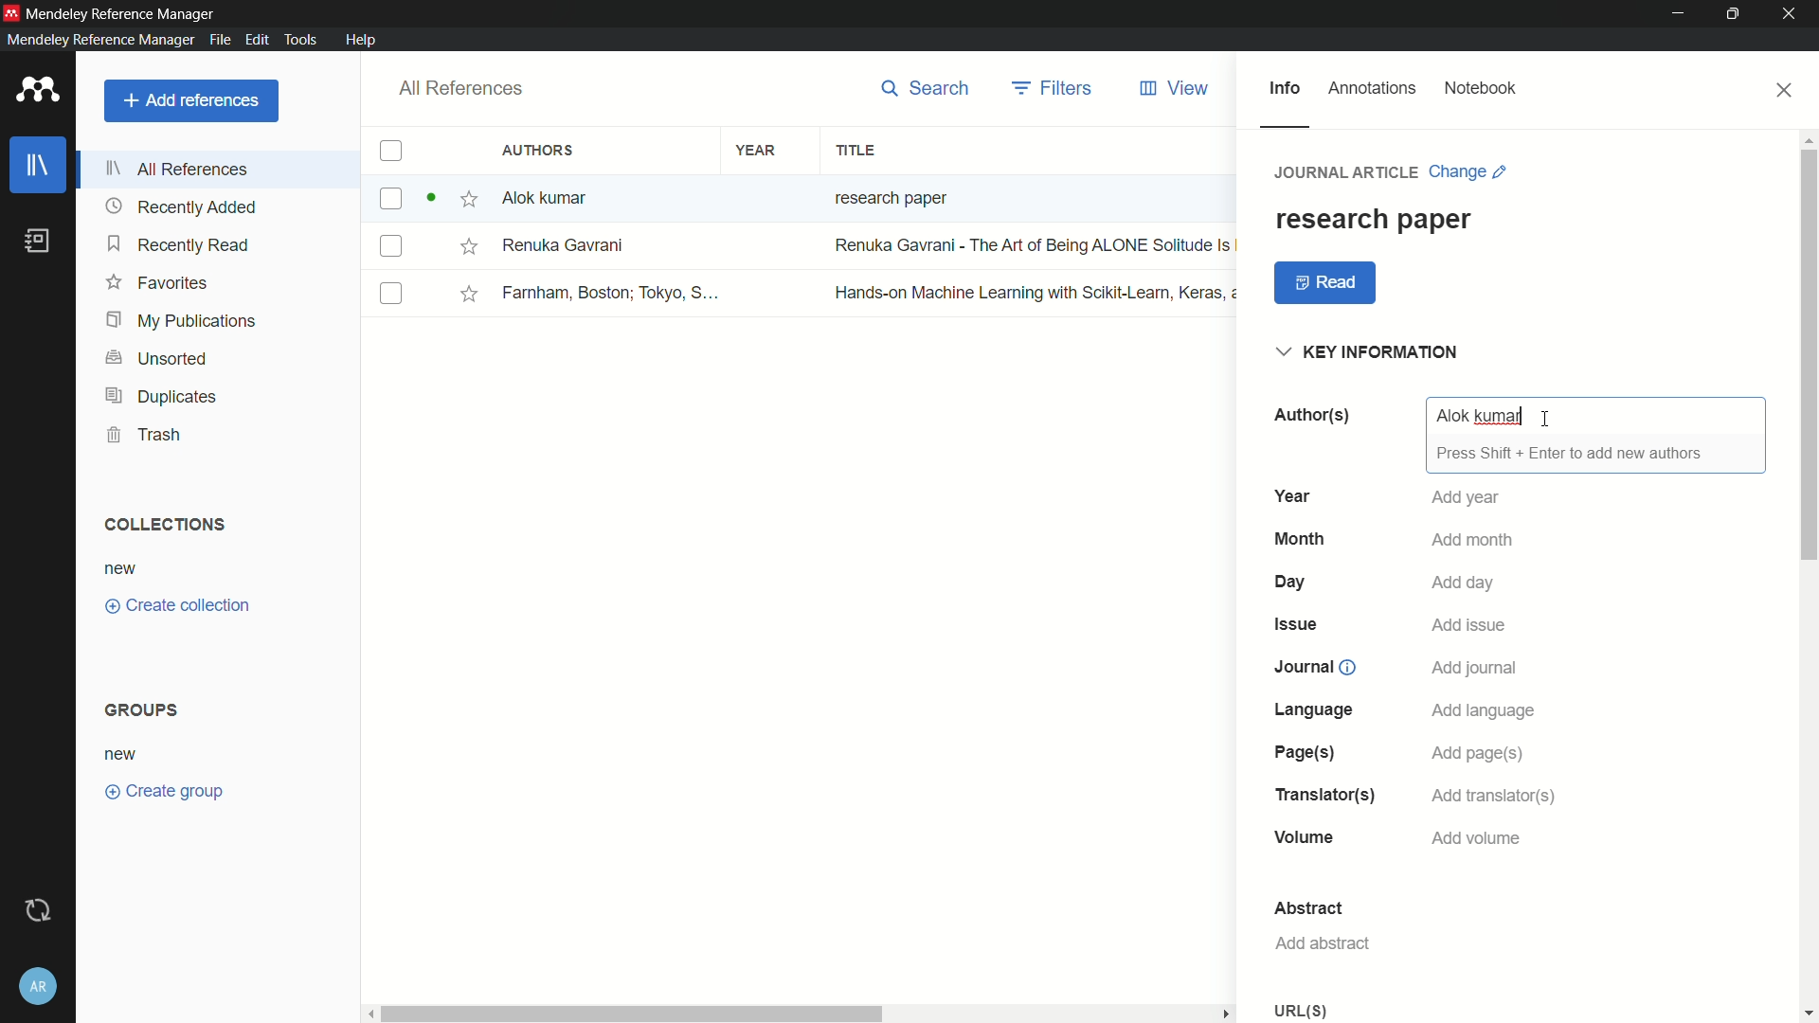  I want to click on add issue, so click(1473, 623).